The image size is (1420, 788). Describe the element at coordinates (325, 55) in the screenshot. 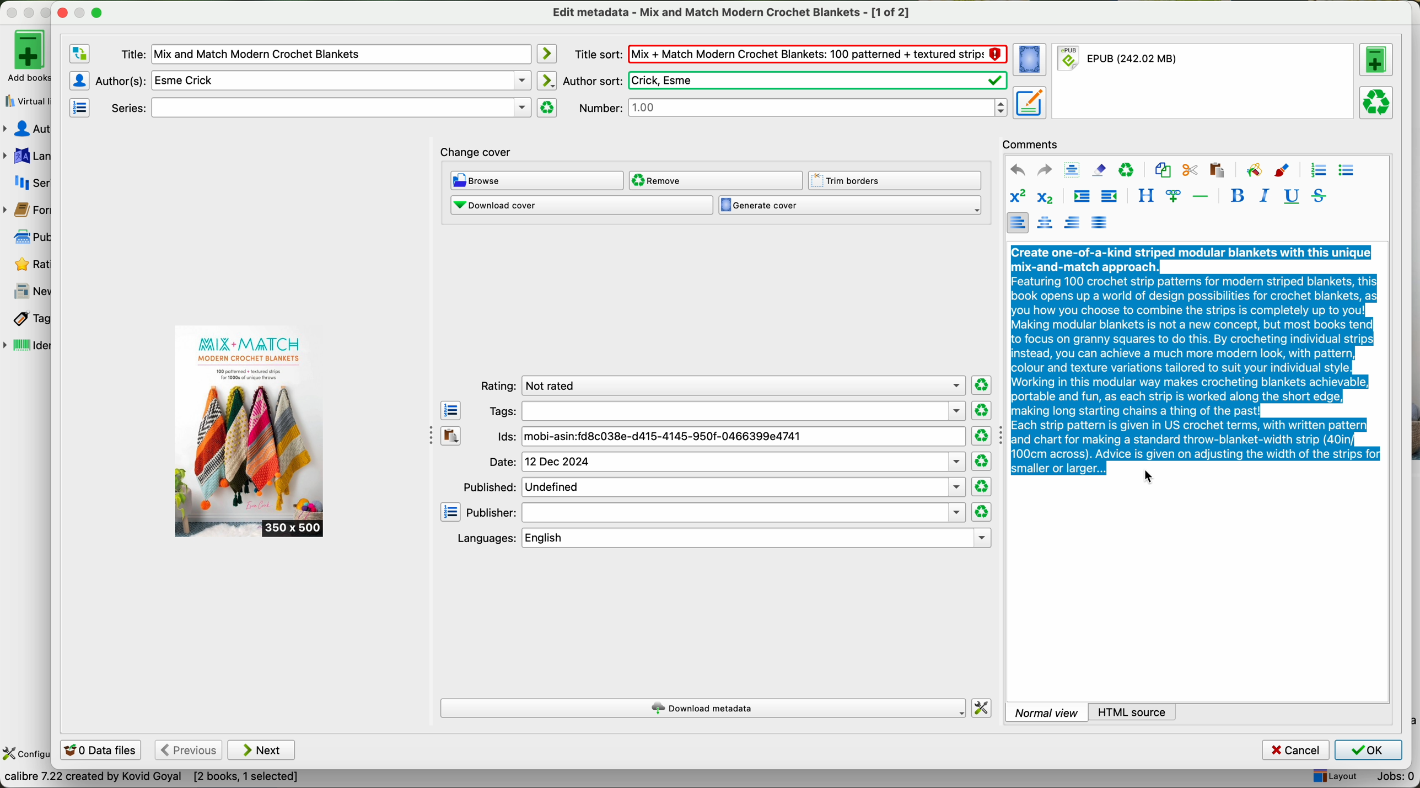

I see `title` at that location.